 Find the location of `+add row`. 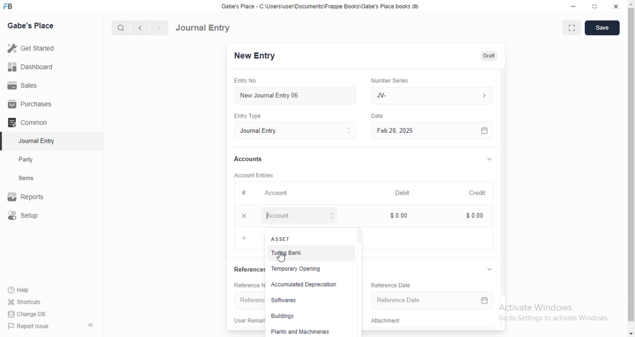

+add row is located at coordinates (245, 237).